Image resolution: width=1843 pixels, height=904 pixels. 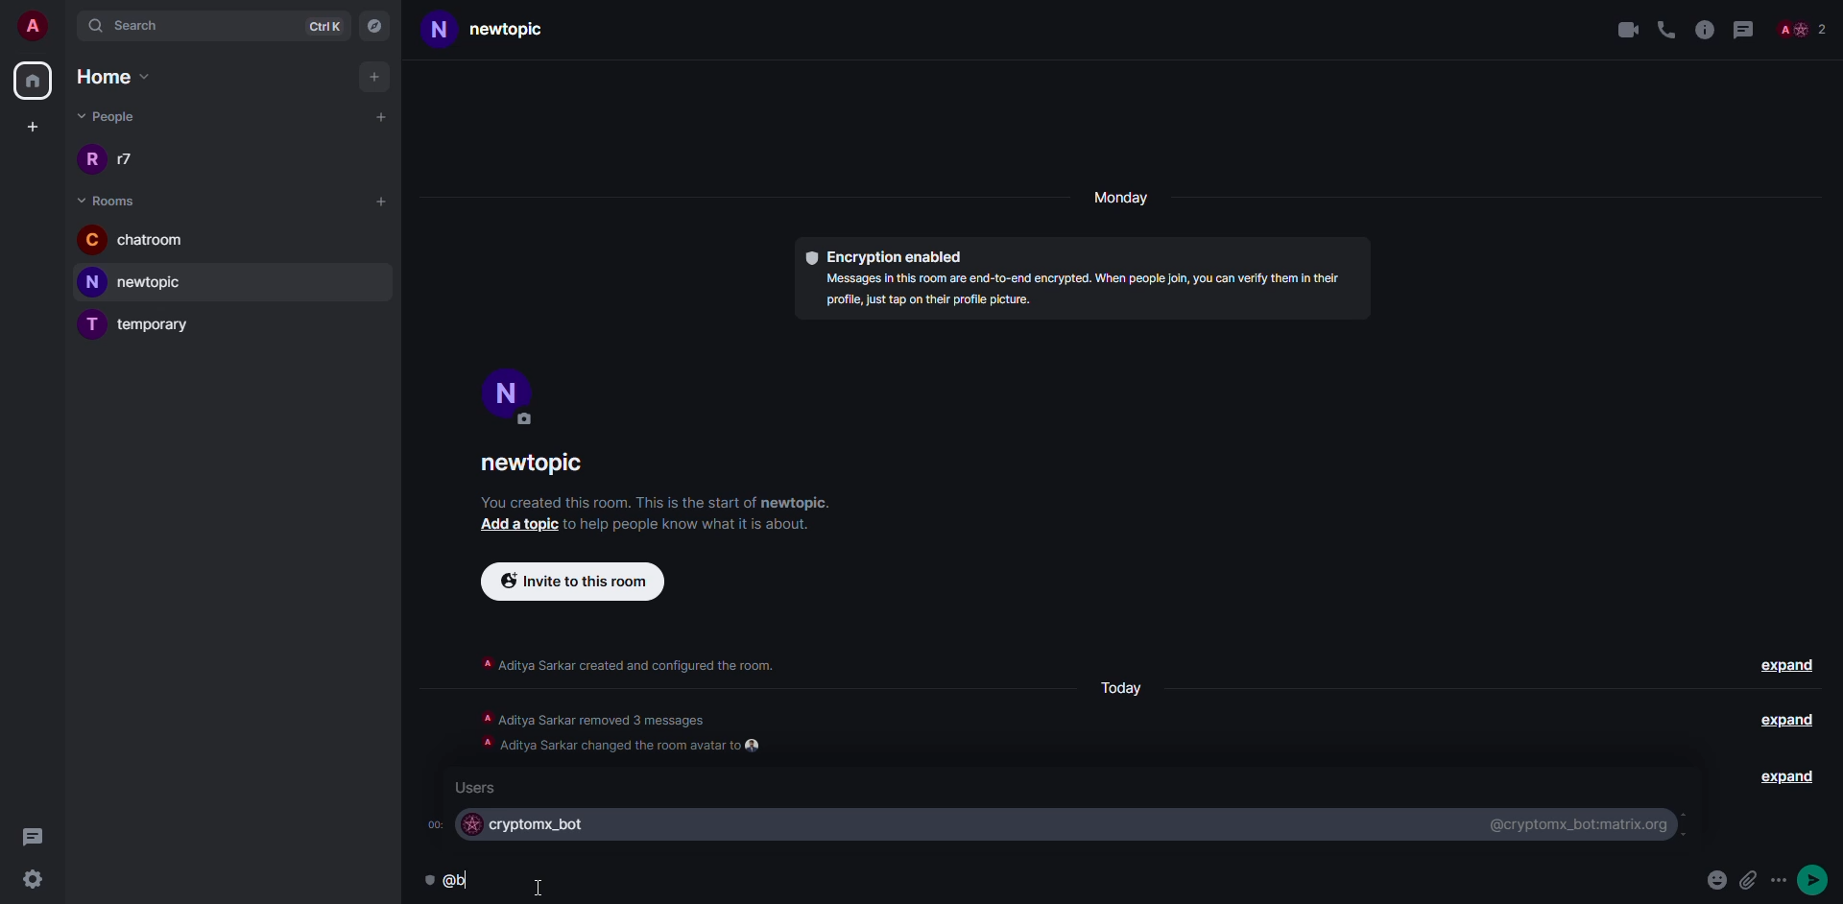 I want to click on add, so click(x=381, y=200).